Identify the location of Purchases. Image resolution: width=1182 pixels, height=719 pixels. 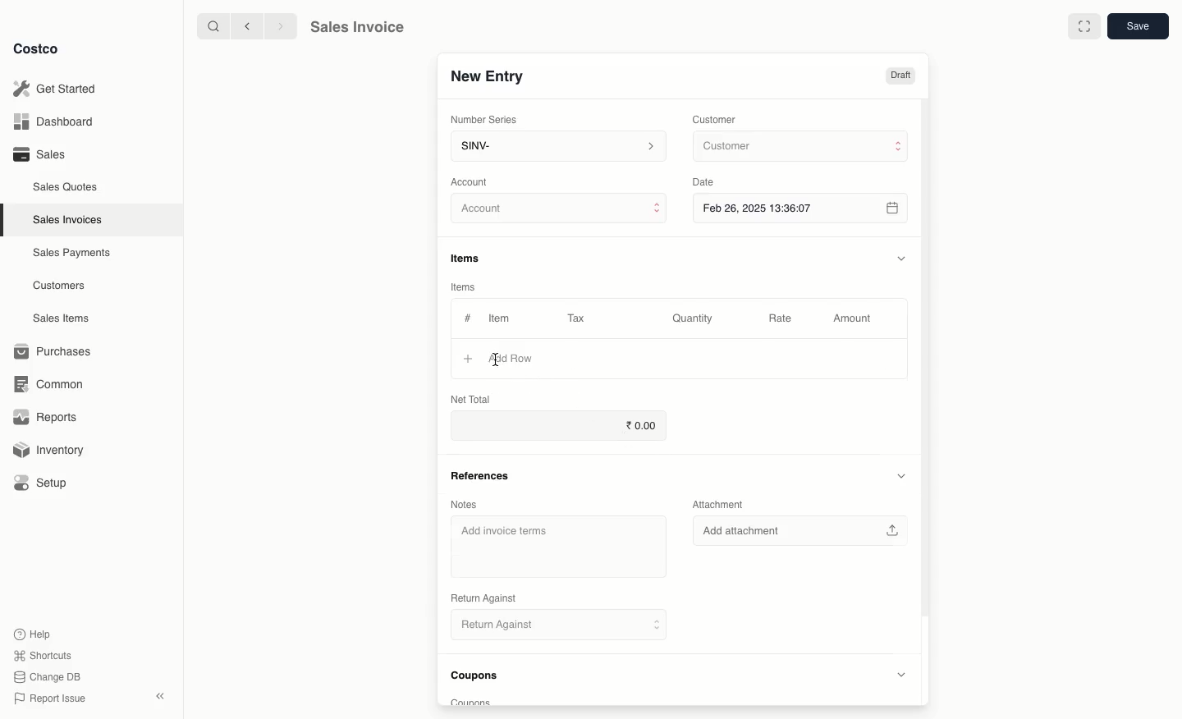
(57, 351).